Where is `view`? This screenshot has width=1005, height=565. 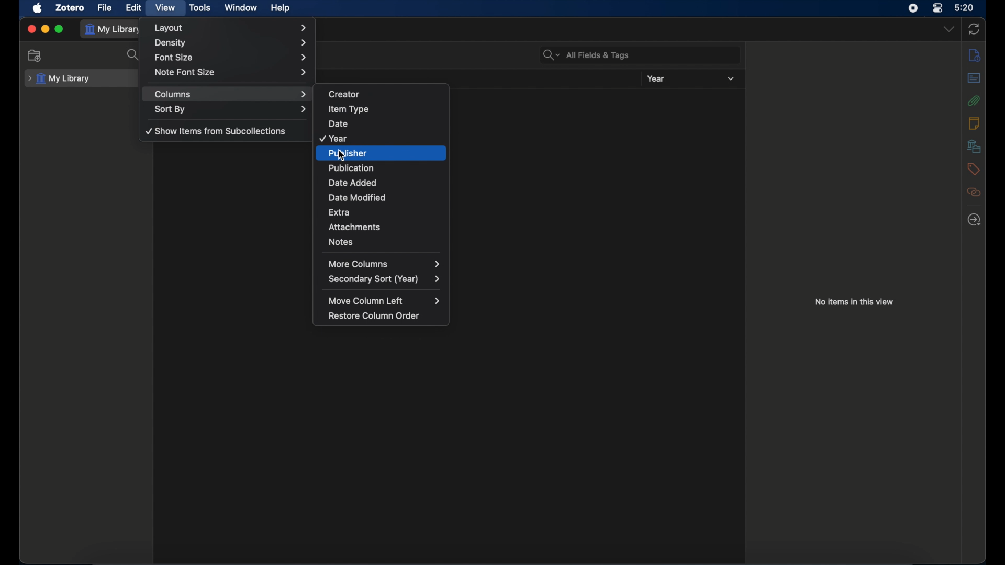 view is located at coordinates (166, 7).